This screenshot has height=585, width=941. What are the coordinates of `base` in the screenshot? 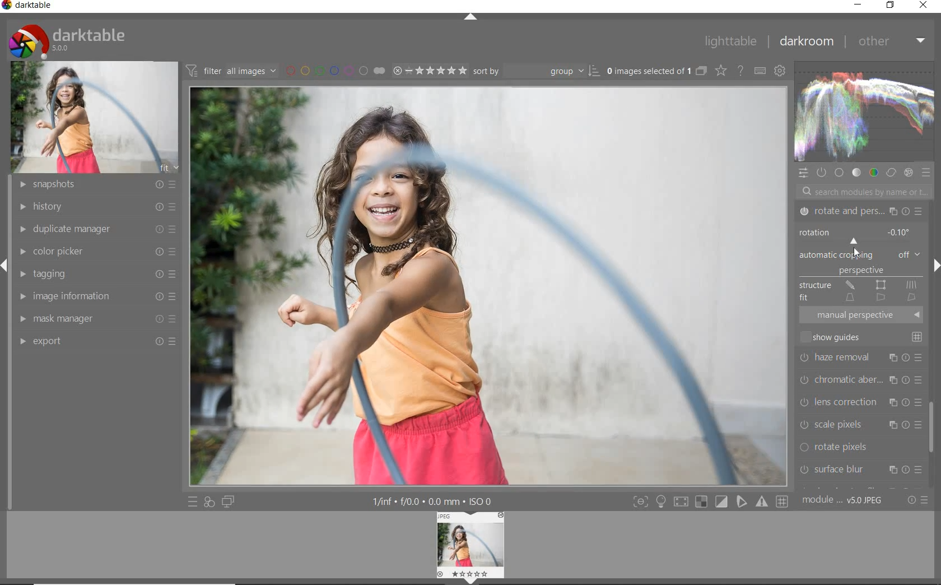 It's located at (839, 173).